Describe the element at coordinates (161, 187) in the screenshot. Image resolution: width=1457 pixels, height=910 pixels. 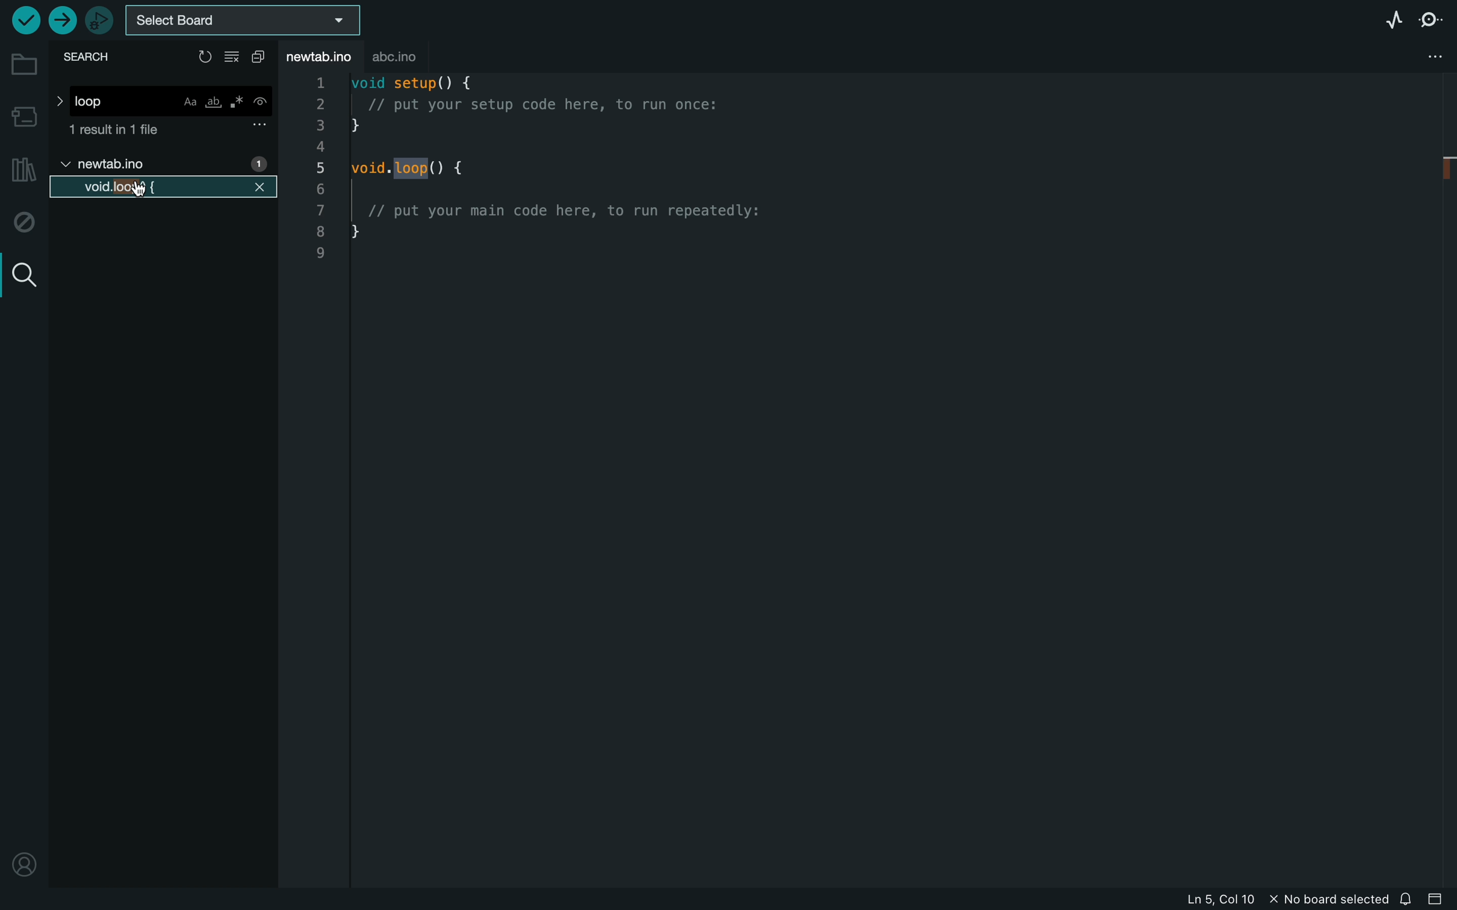
I see `selected search` at that location.